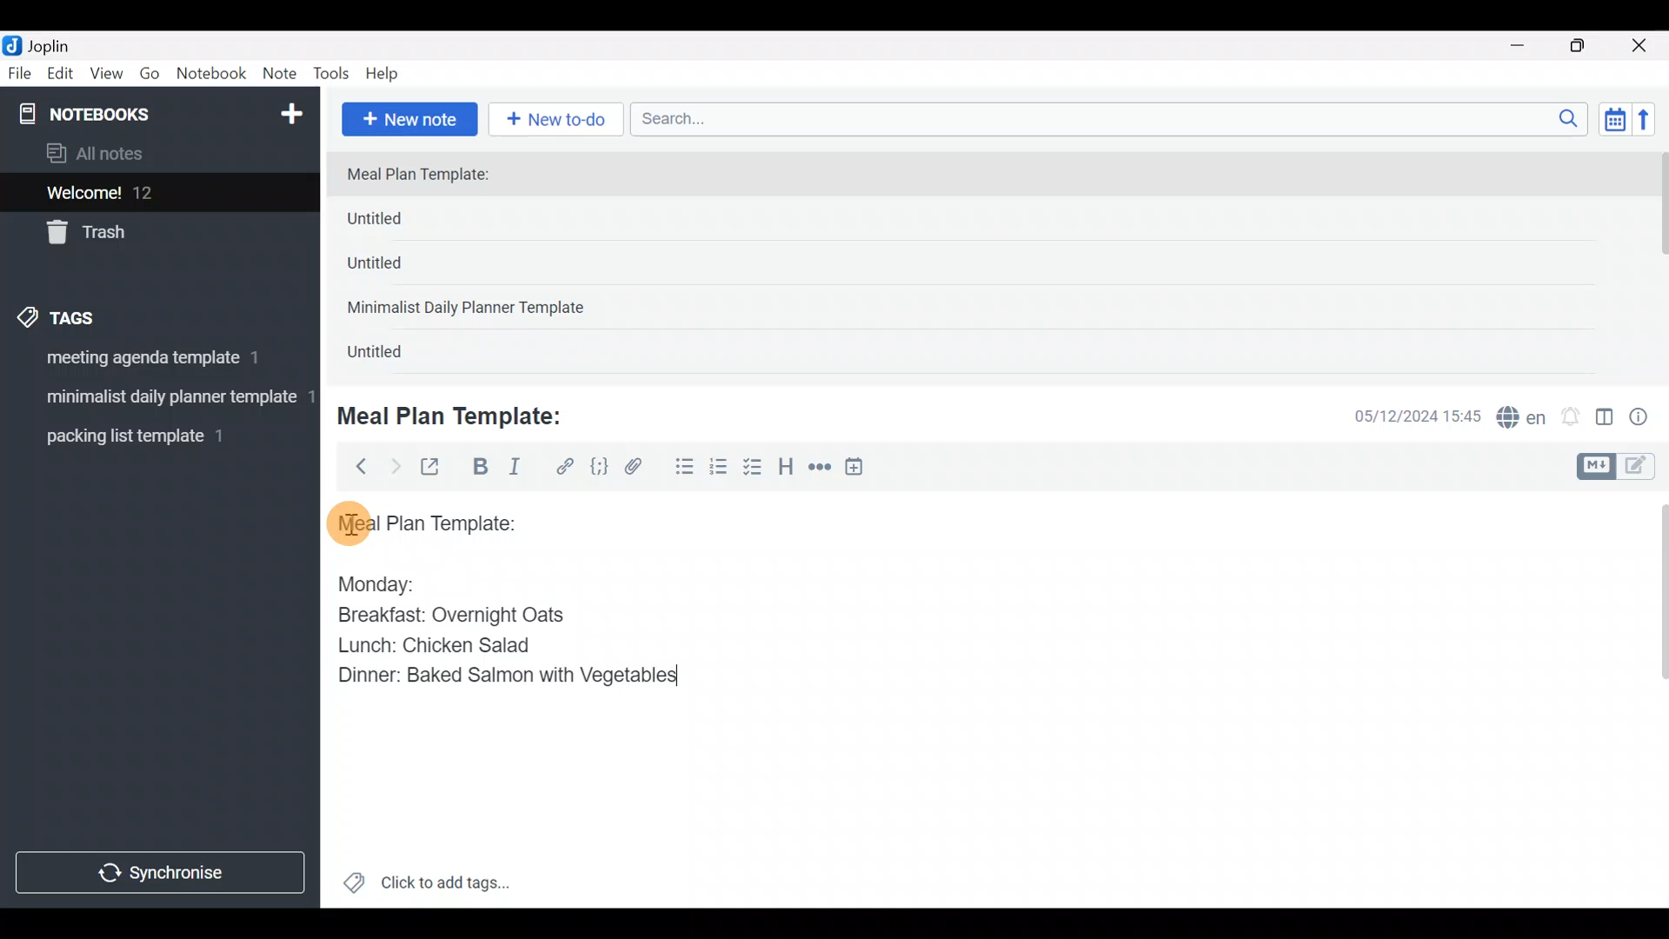  What do you see at coordinates (1114, 117) in the screenshot?
I see `Search bar` at bounding box center [1114, 117].